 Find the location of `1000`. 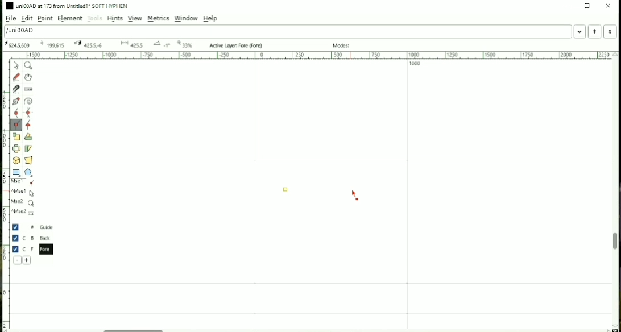

1000 is located at coordinates (415, 64).